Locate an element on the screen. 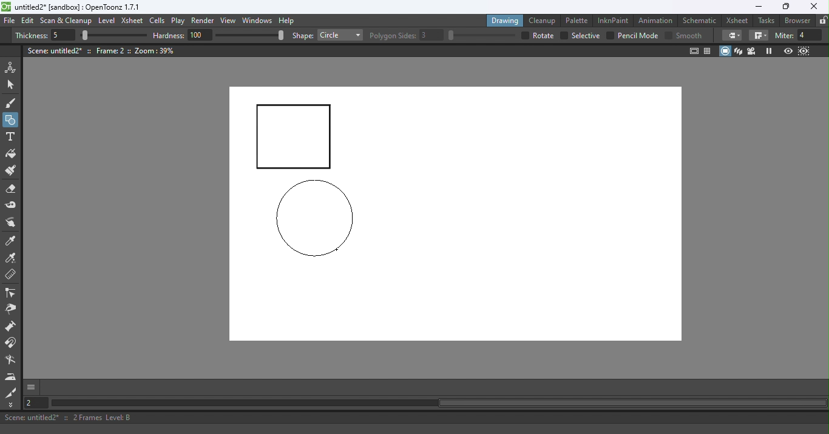  Ruler tool is located at coordinates (11, 276).